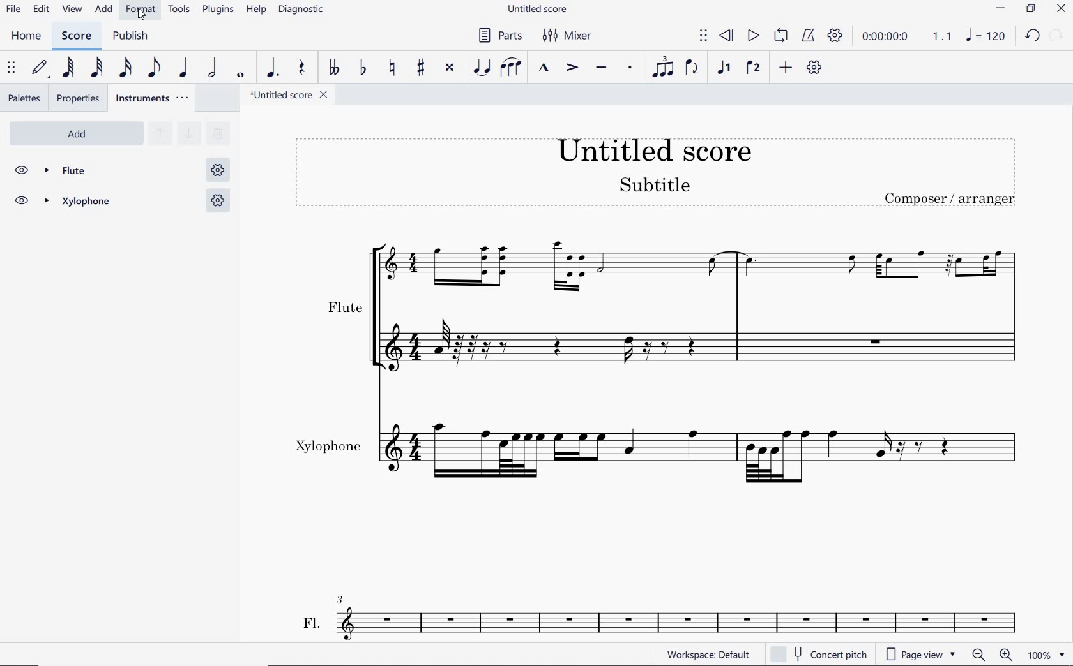 This screenshot has height=666, width=1073. What do you see at coordinates (105, 9) in the screenshot?
I see `ADD` at bounding box center [105, 9].